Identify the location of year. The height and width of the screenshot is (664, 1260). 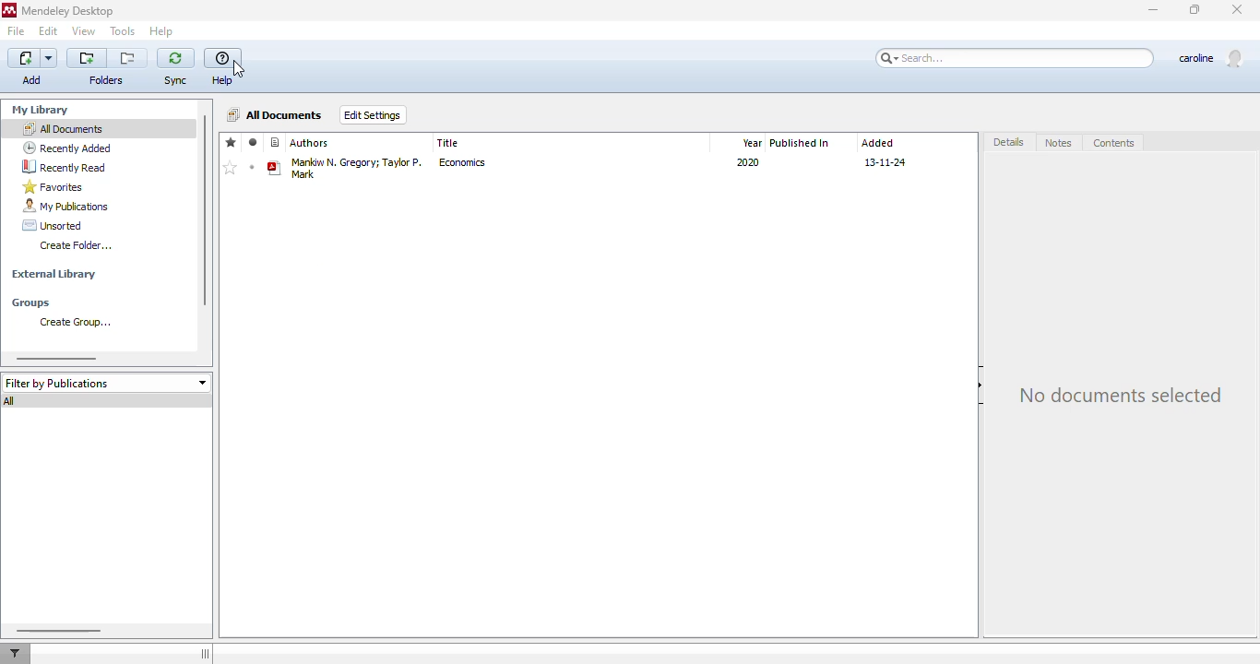
(751, 143).